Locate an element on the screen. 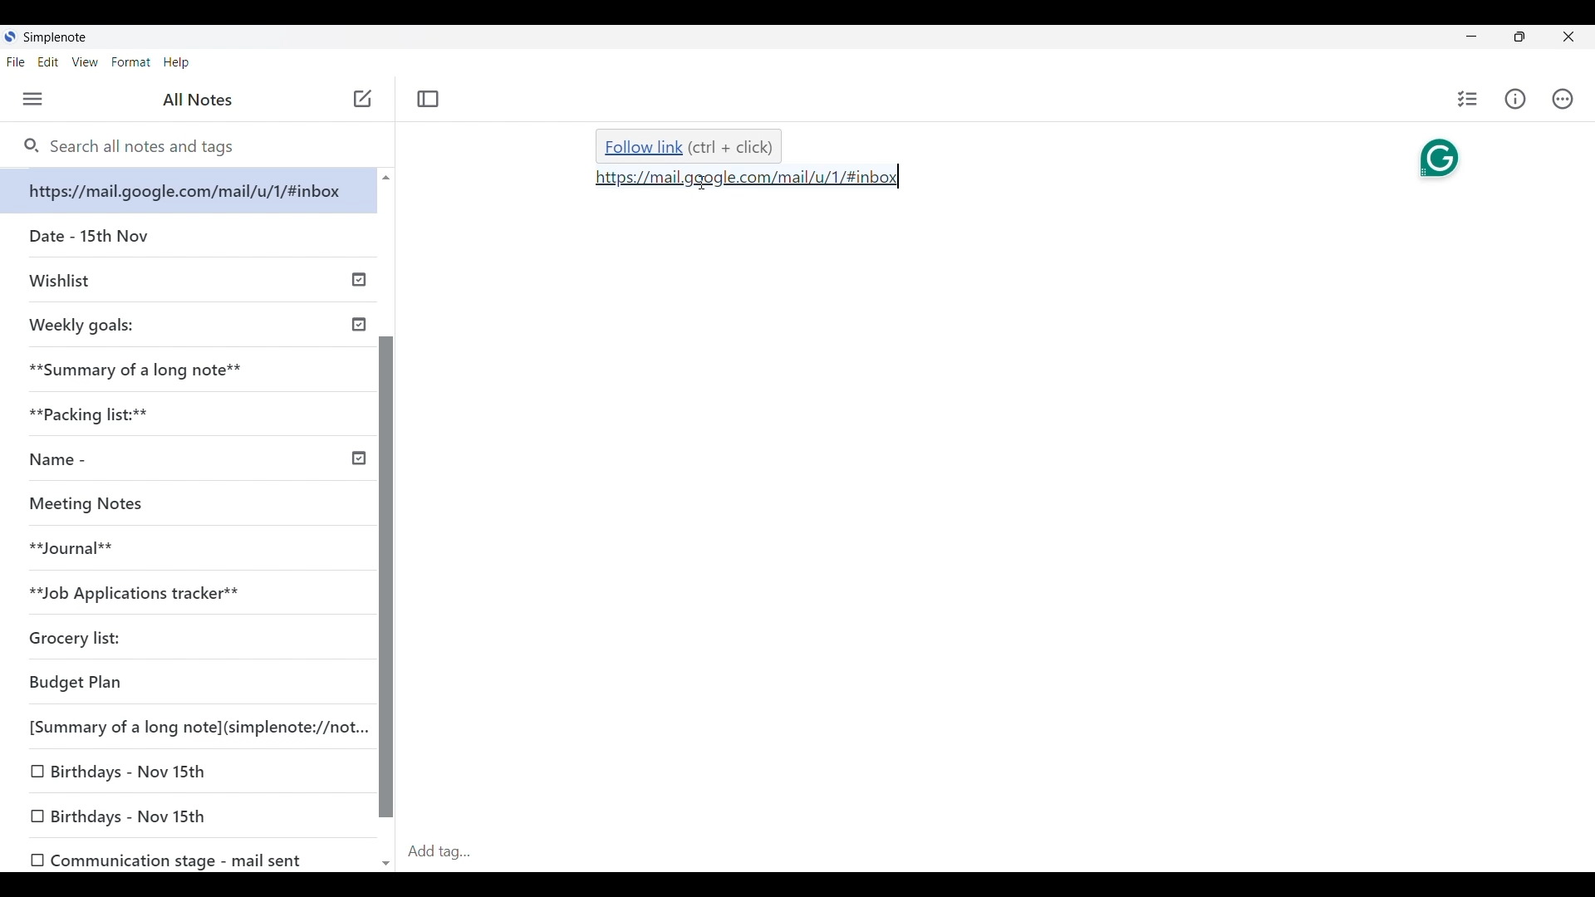  Minimize is located at coordinates (1471, 37).